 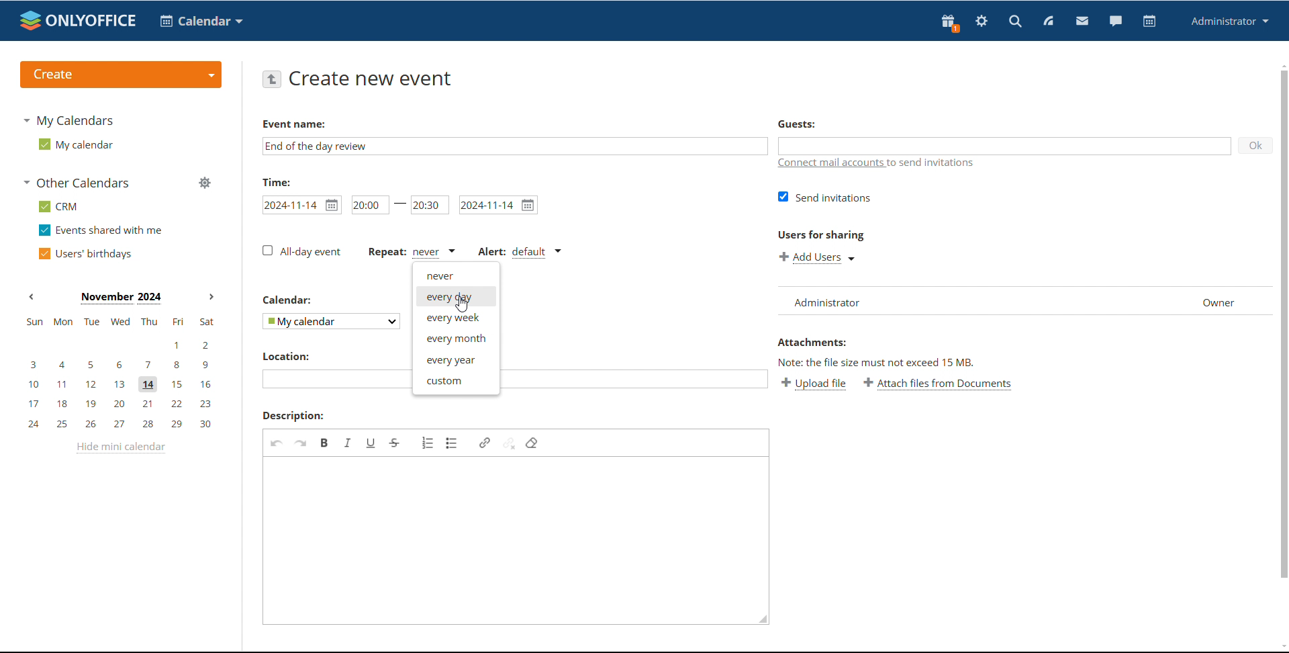 I want to click on crm, so click(x=59, y=207).